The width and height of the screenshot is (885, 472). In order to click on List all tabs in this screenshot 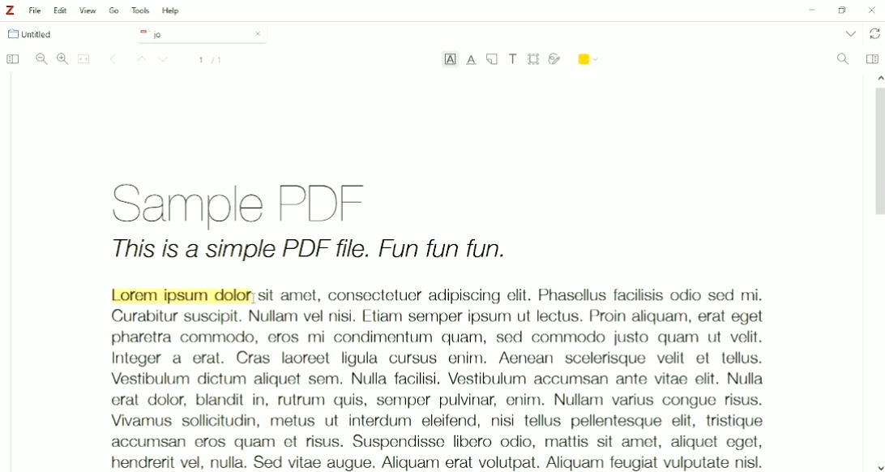, I will do `click(849, 33)`.